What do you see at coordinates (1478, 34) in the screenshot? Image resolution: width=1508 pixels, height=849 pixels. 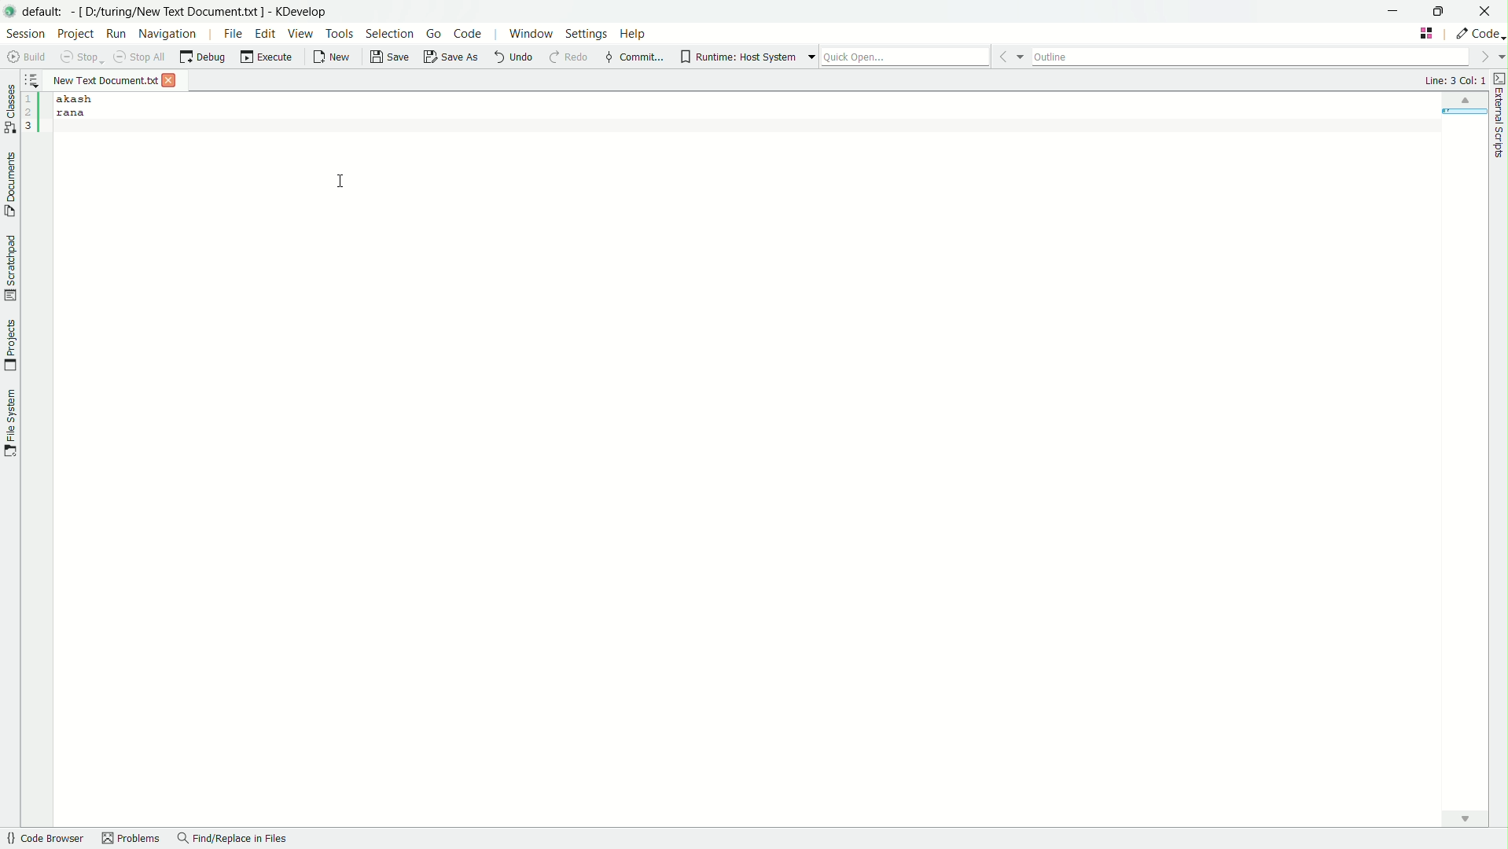 I see `execute action to change the area` at bounding box center [1478, 34].